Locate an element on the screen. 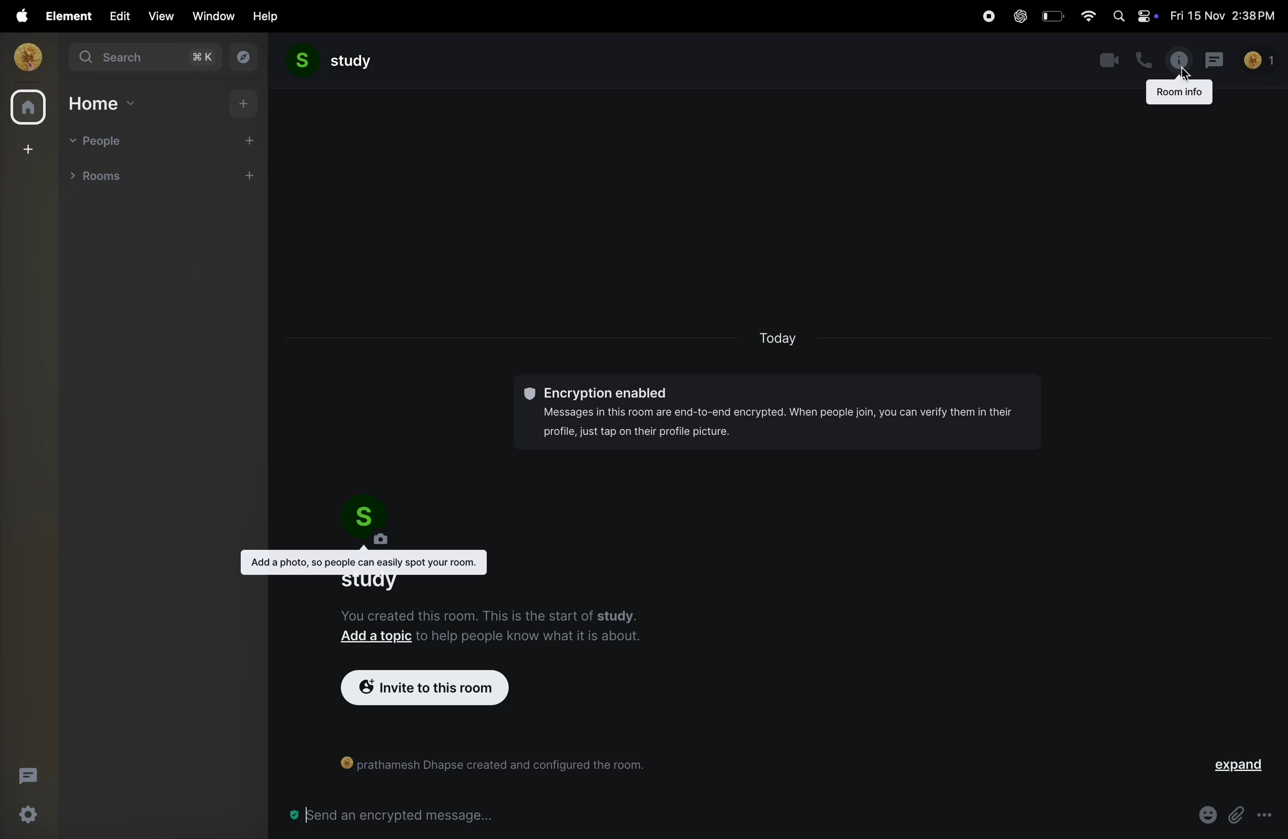  date and time is located at coordinates (1226, 16).